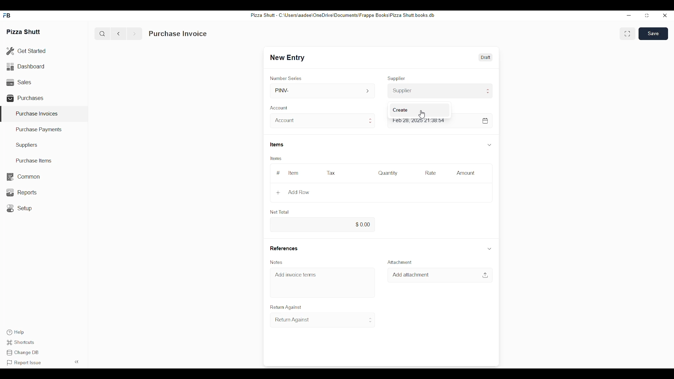 This screenshot has width=674, height=379. Describe the element at coordinates (646, 16) in the screenshot. I see `resize` at that location.